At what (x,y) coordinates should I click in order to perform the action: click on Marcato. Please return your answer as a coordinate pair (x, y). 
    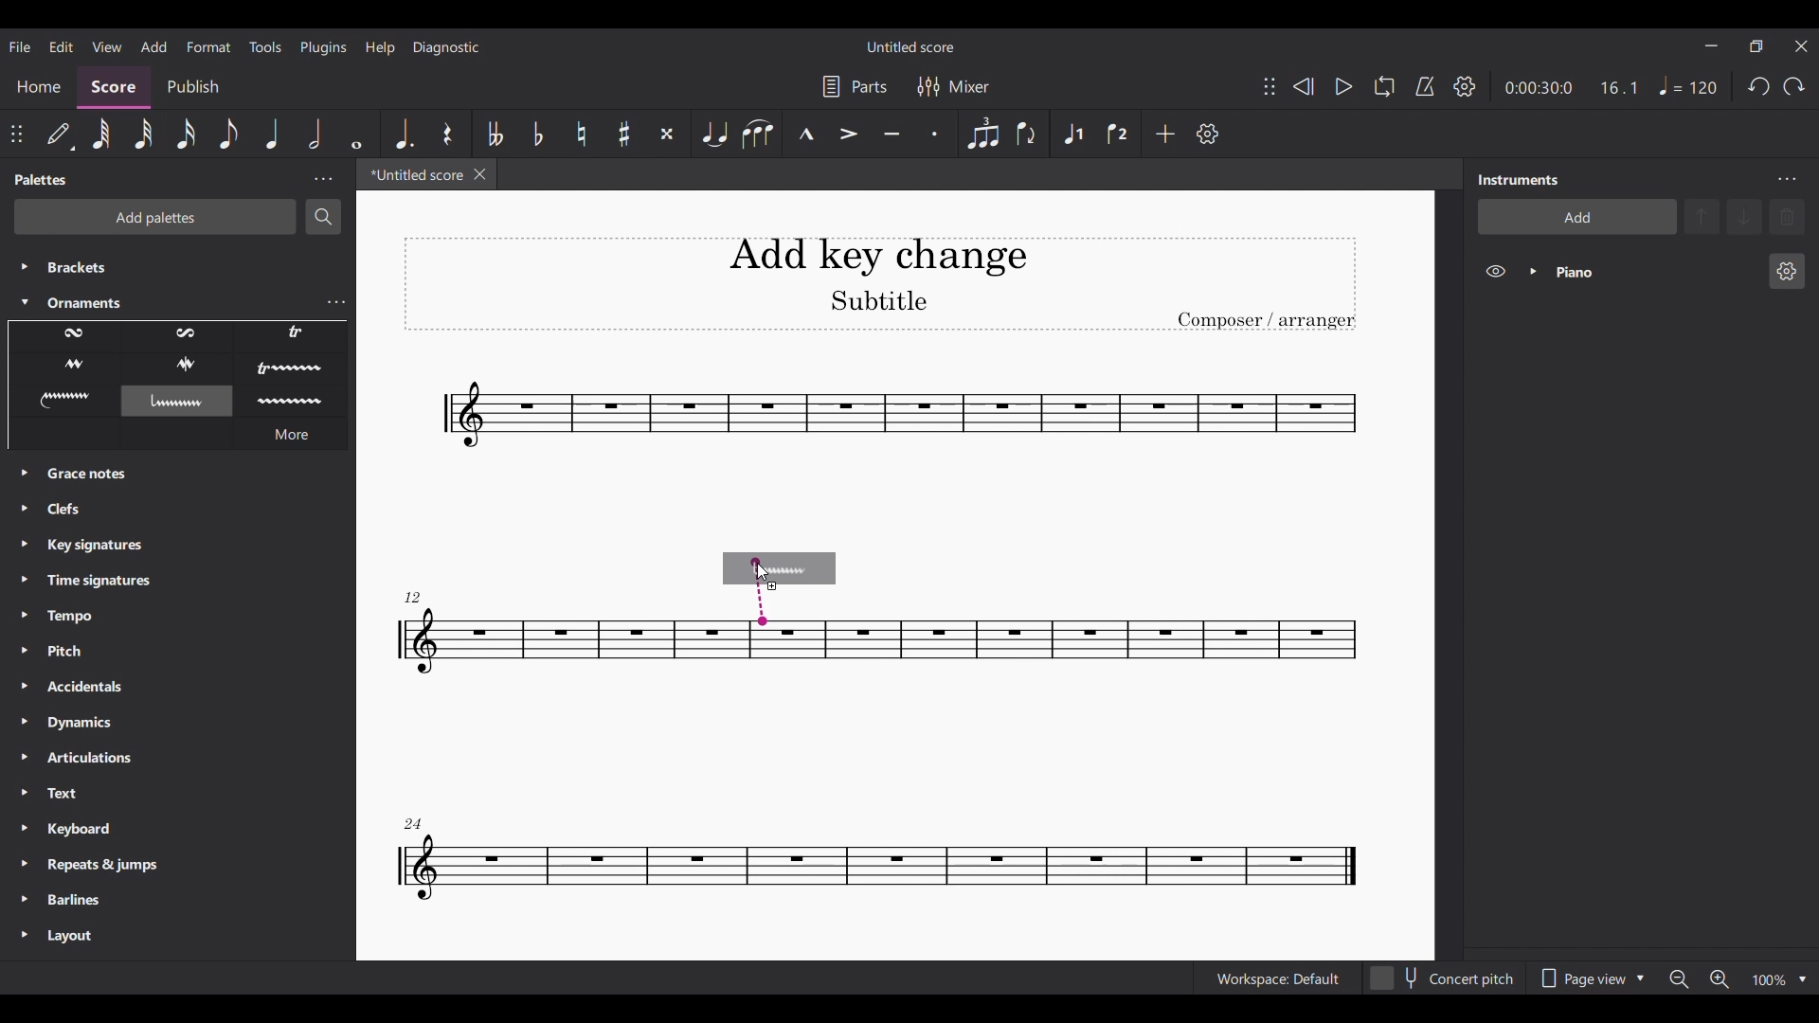
    Looking at the image, I should click on (805, 134).